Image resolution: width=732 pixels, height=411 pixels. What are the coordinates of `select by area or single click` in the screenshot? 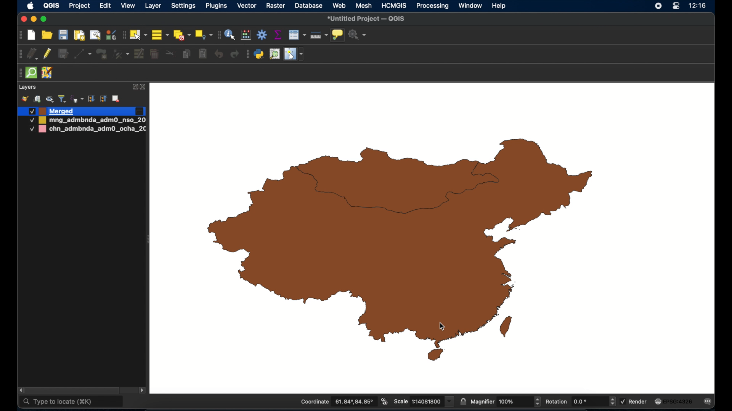 It's located at (139, 34).